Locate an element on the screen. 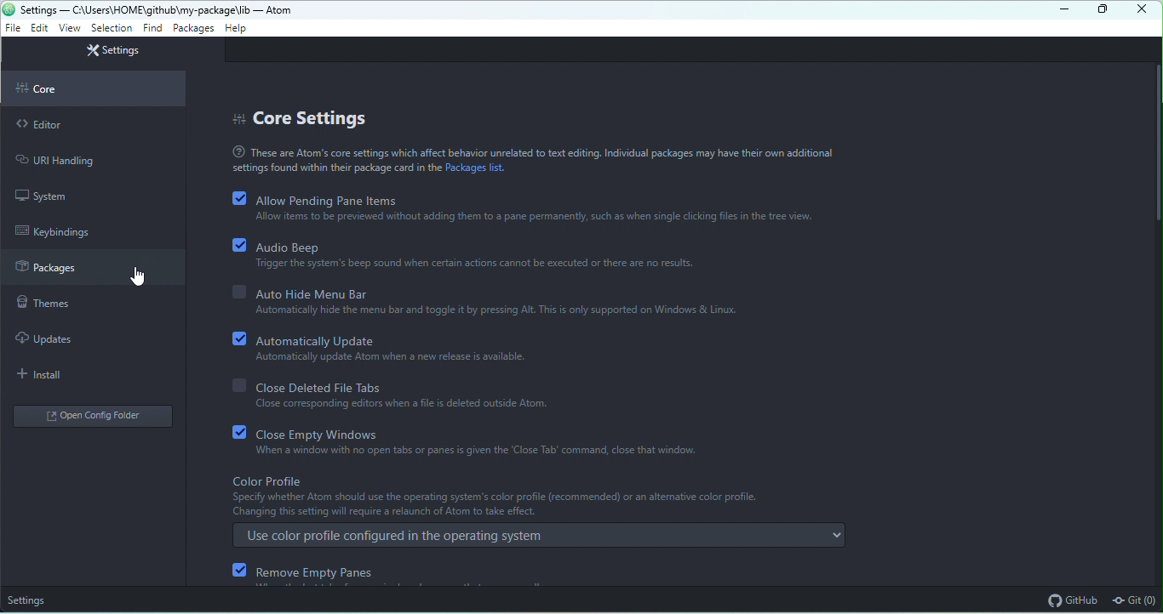  file is located at coordinates (13, 29).